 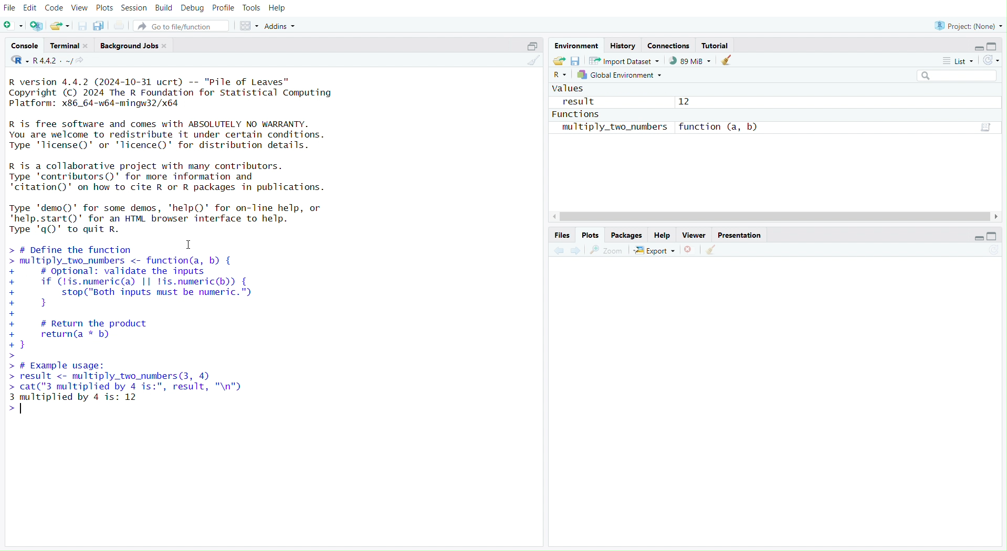 I want to click on Code, so click(x=54, y=8).